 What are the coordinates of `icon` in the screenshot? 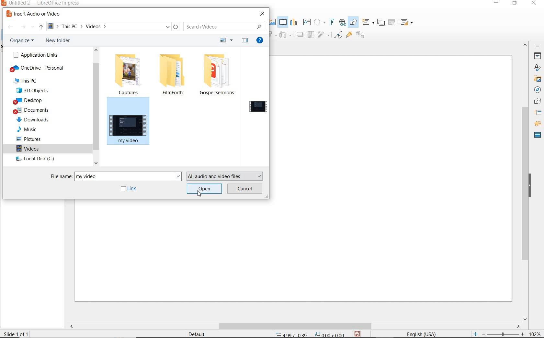 It's located at (312, 35).